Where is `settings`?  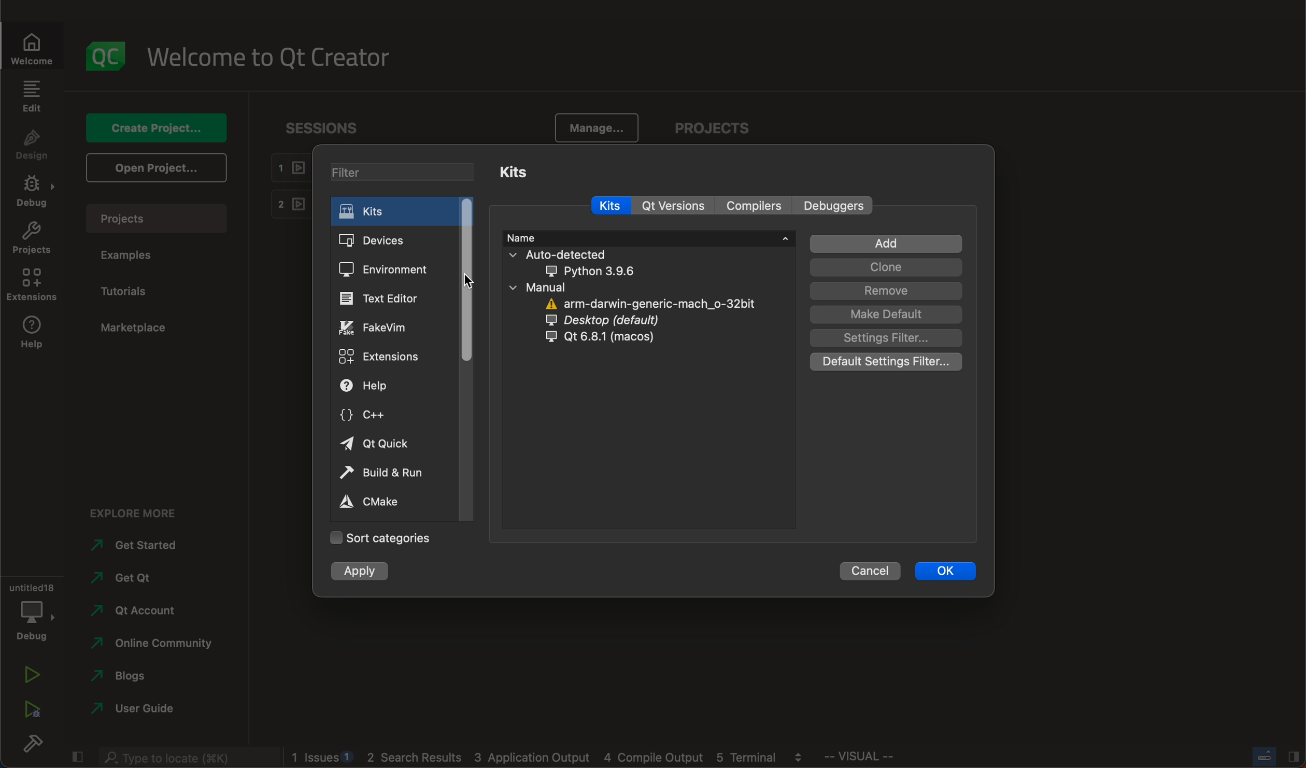
settings is located at coordinates (889, 337).